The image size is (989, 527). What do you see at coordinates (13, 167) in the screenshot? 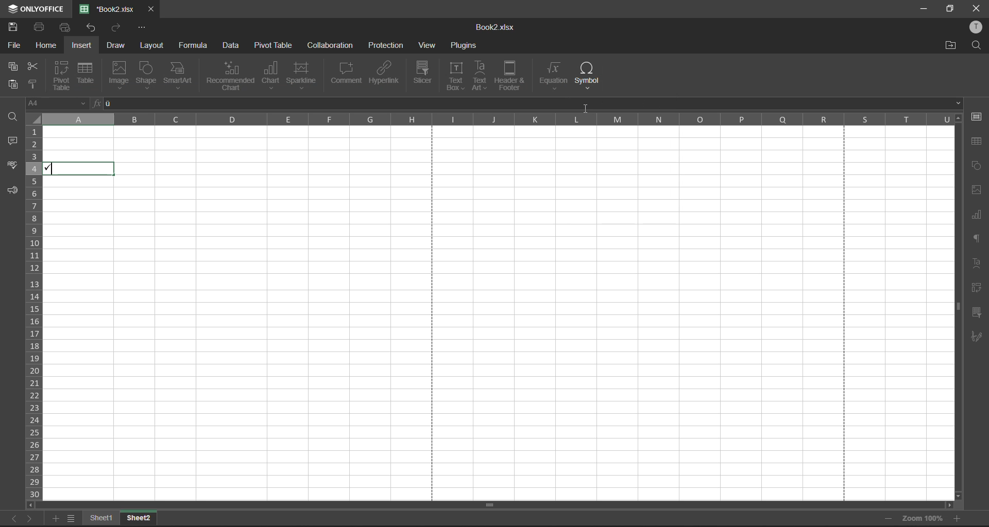
I see `spellcheck` at bounding box center [13, 167].